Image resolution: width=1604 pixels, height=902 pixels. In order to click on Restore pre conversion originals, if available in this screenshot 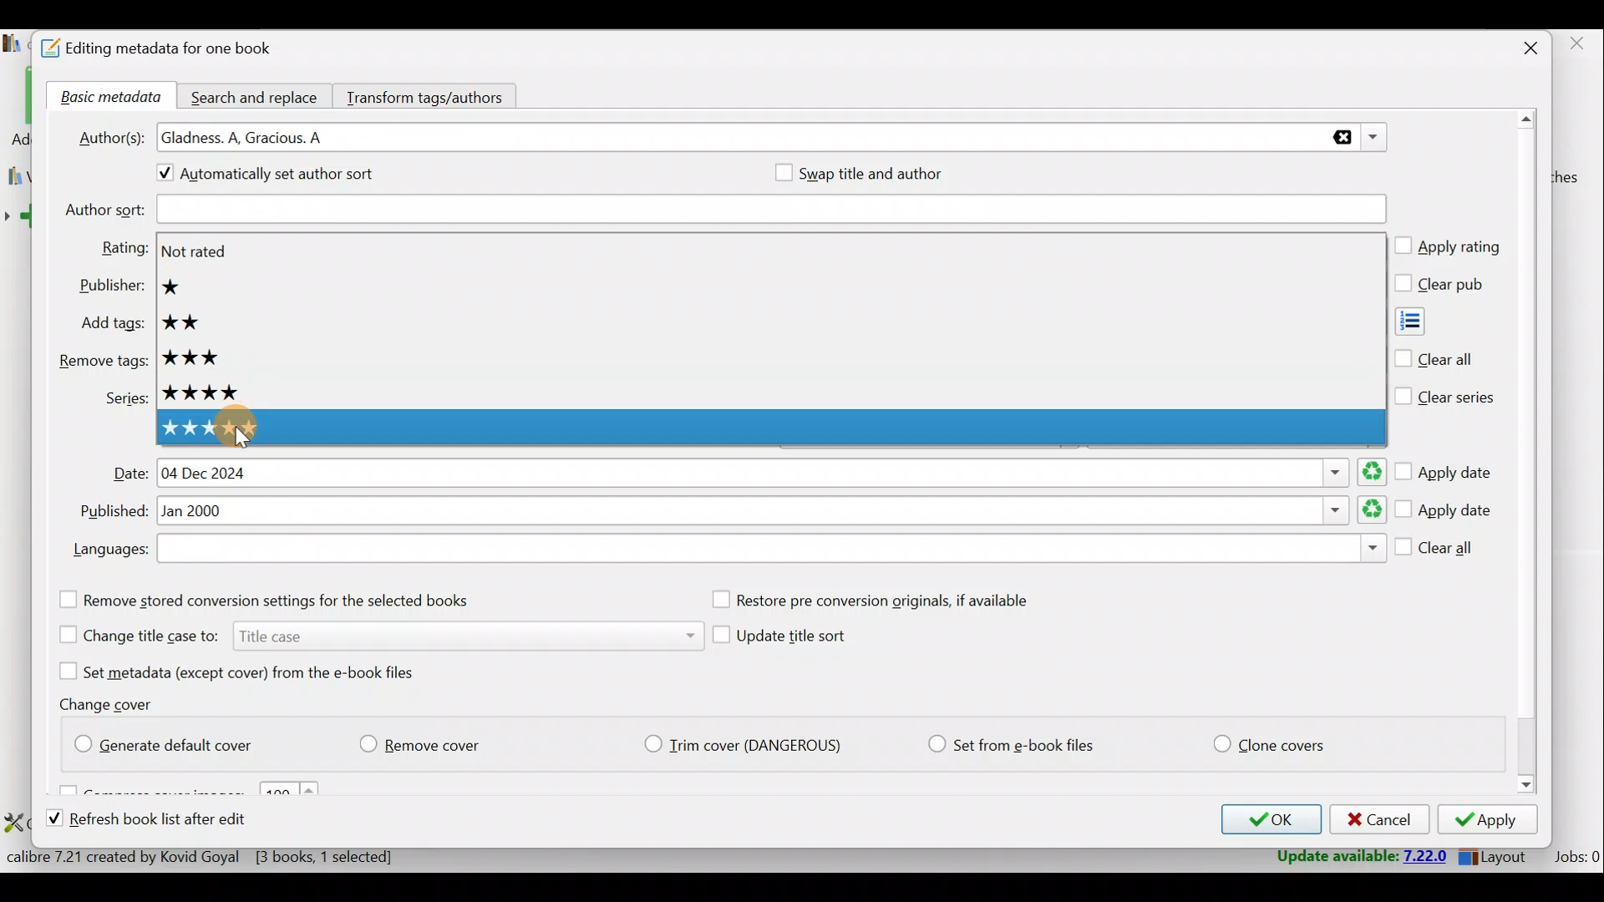, I will do `click(888, 600)`.